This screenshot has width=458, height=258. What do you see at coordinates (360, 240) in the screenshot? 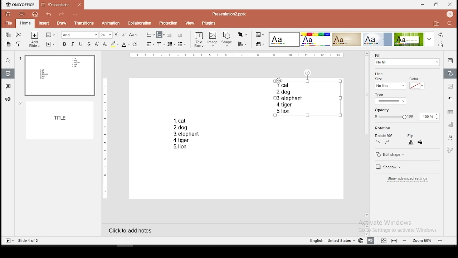
I see `language` at bounding box center [360, 240].